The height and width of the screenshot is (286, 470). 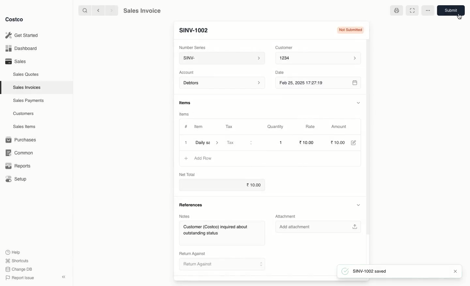 I want to click on Items, so click(x=184, y=113).